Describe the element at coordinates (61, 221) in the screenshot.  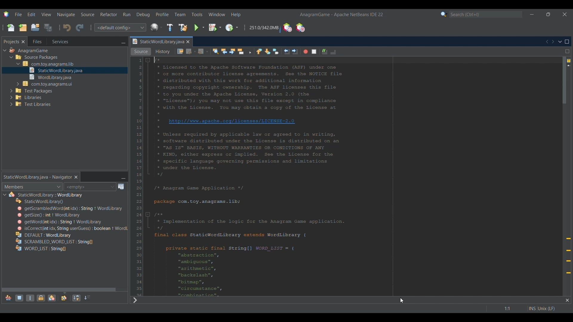
I see `` at that location.